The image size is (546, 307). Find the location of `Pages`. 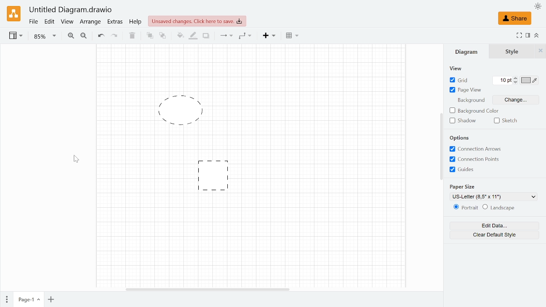

Pages is located at coordinates (6, 298).